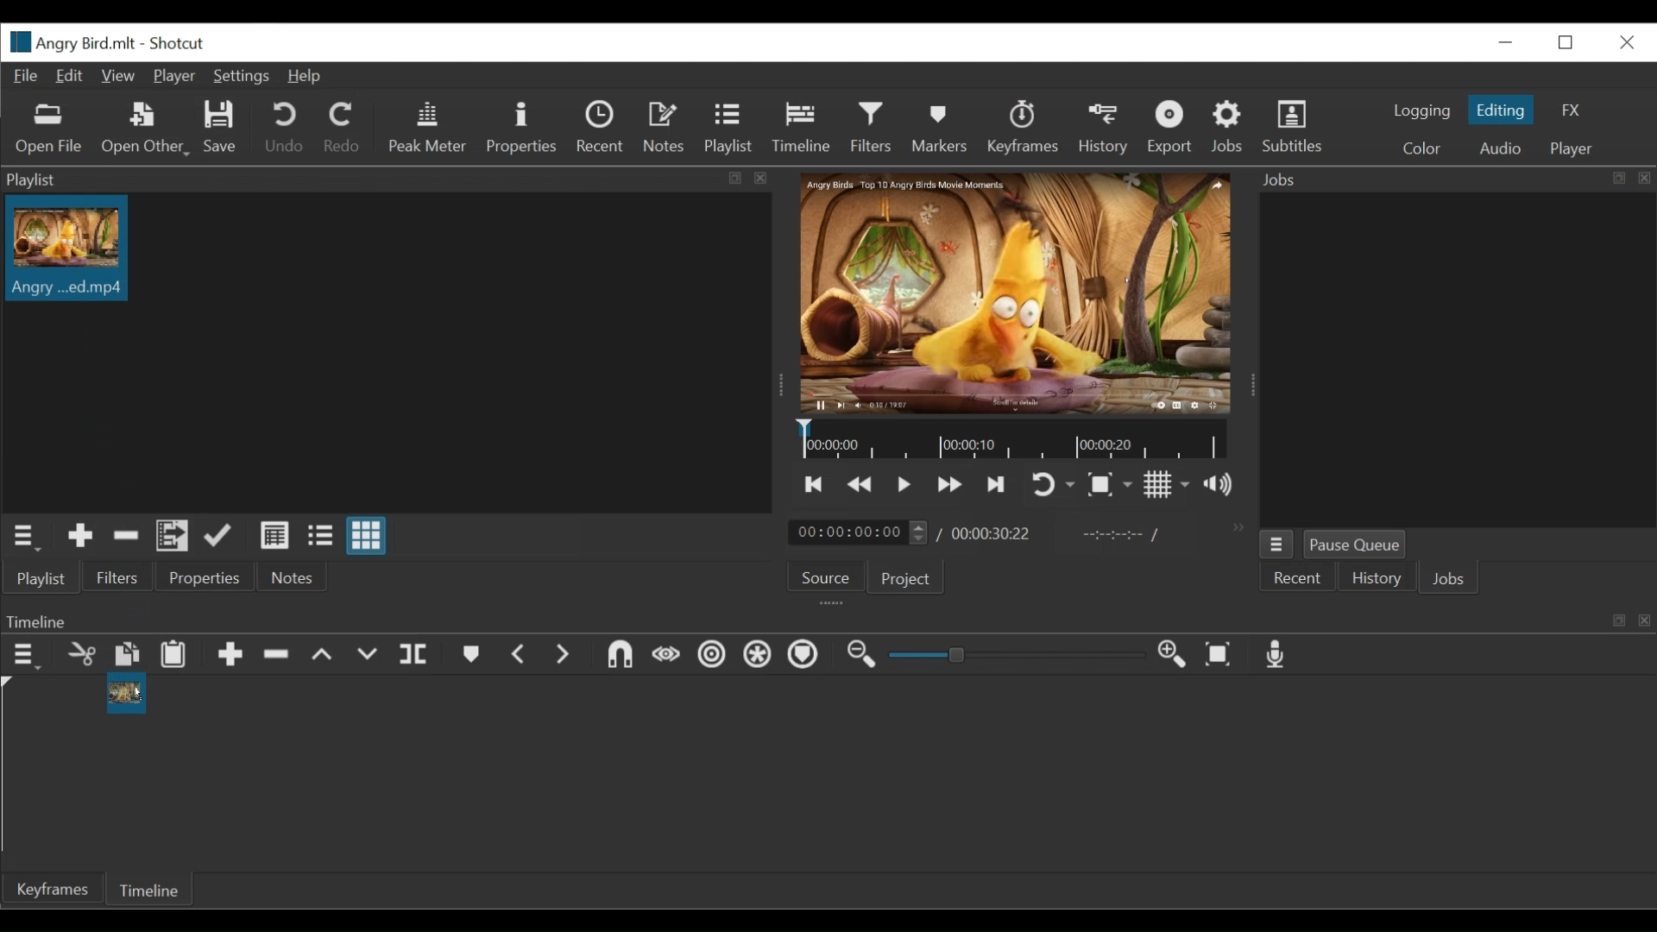 The width and height of the screenshot is (1657, 932). What do you see at coordinates (909, 577) in the screenshot?
I see `Project` at bounding box center [909, 577].